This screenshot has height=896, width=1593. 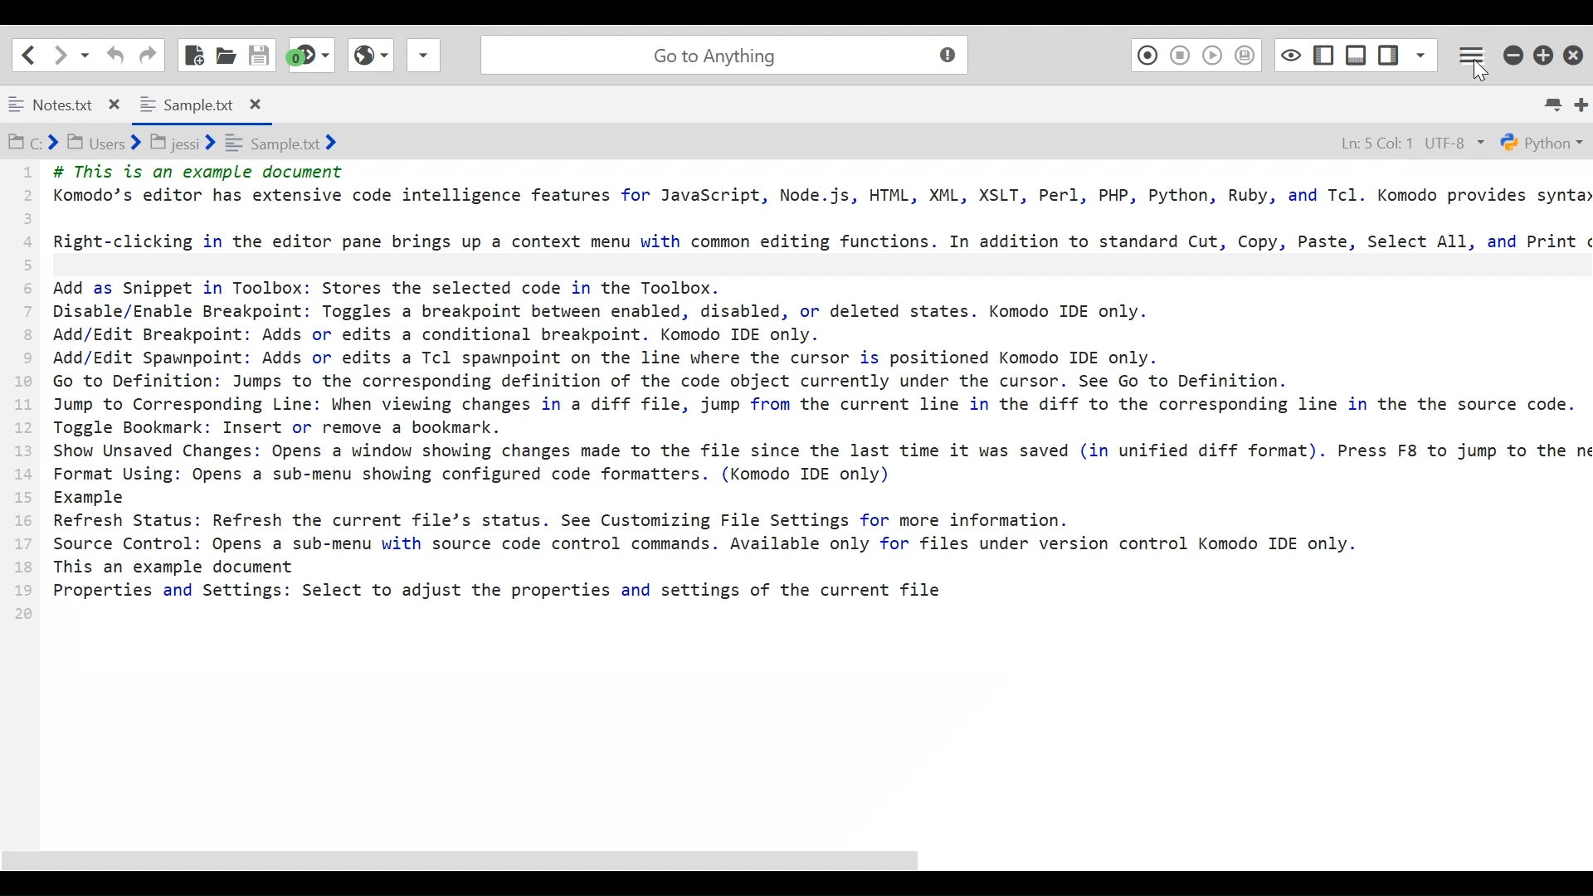 What do you see at coordinates (369, 55) in the screenshot?
I see `View Browser` at bounding box center [369, 55].